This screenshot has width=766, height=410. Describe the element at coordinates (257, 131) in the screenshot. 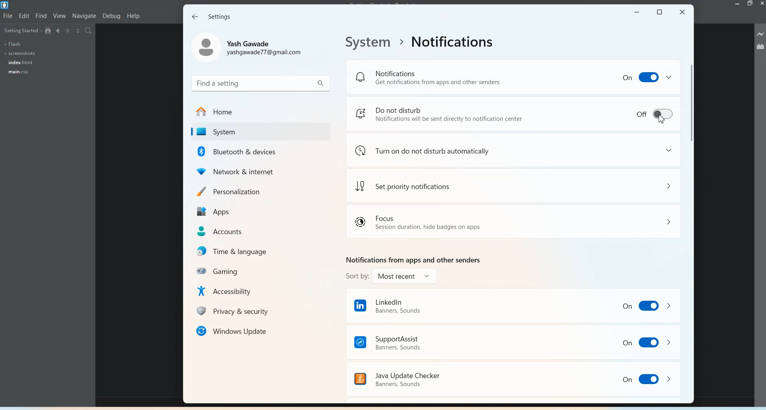

I see `system` at that location.